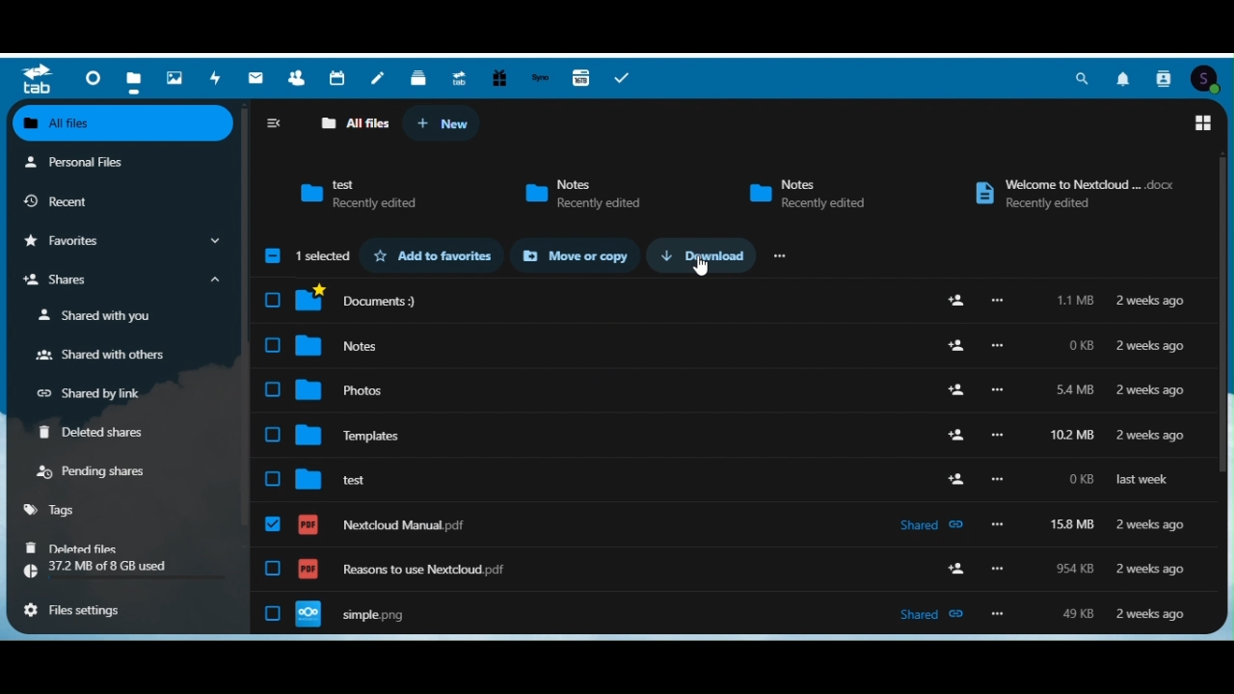  What do you see at coordinates (1166, 78) in the screenshot?
I see `Contacts` at bounding box center [1166, 78].